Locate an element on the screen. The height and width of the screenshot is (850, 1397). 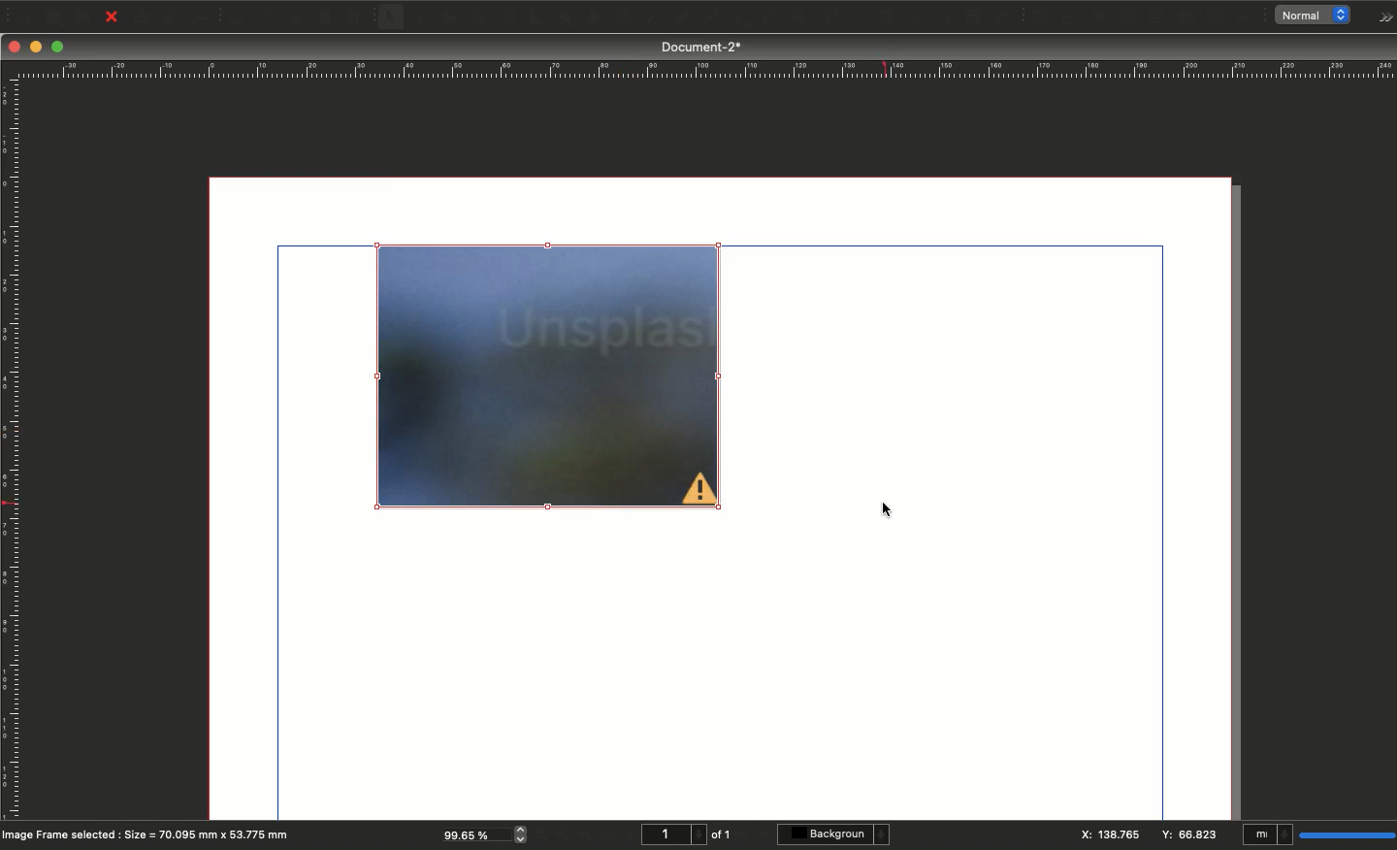
Options is located at coordinates (1381, 17).